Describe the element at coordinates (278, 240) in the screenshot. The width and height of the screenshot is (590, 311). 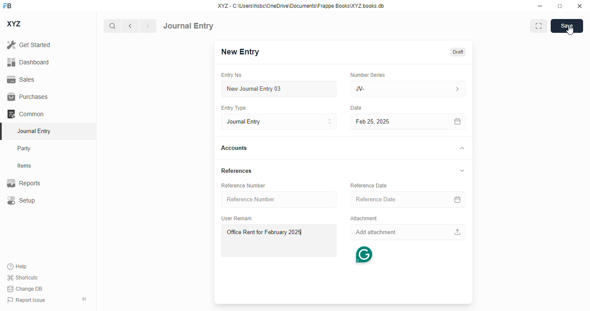
I see `Office rent for February 2025` at that location.